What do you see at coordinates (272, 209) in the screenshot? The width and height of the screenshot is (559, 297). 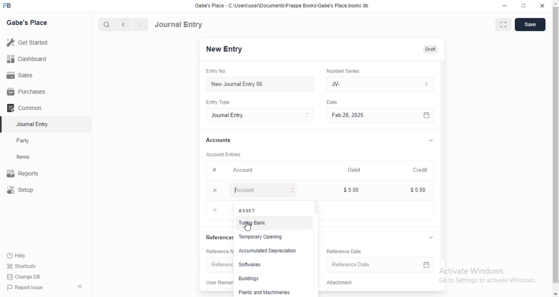 I see `ASSET` at bounding box center [272, 209].